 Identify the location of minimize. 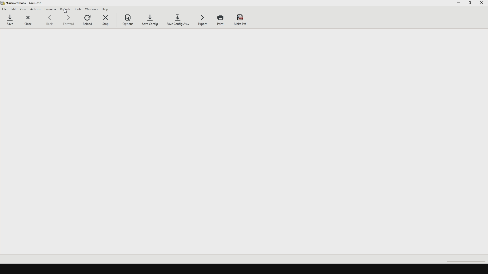
(459, 4).